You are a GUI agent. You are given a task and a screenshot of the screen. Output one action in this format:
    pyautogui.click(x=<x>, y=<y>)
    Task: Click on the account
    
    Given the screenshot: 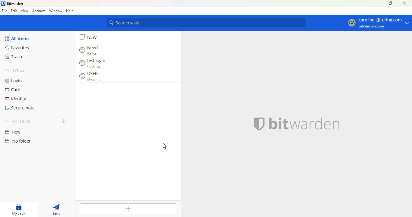 What is the action you would take?
    pyautogui.click(x=39, y=11)
    